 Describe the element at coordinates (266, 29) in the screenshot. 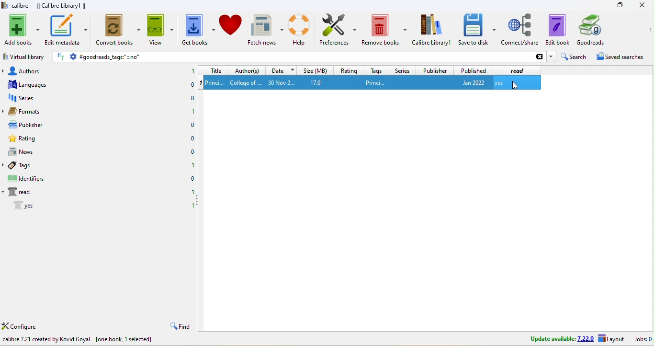

I see `fetch news` at that location.